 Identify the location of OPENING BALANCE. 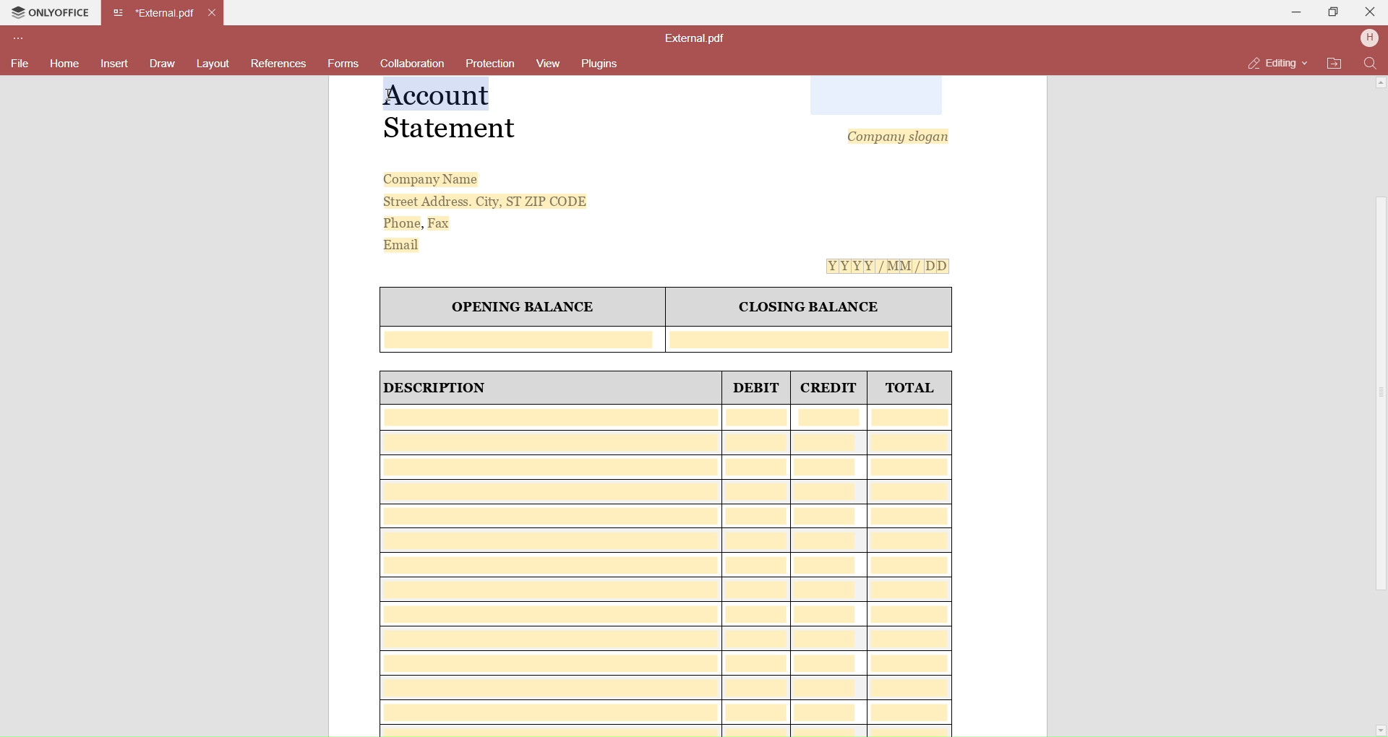
(523, 308).